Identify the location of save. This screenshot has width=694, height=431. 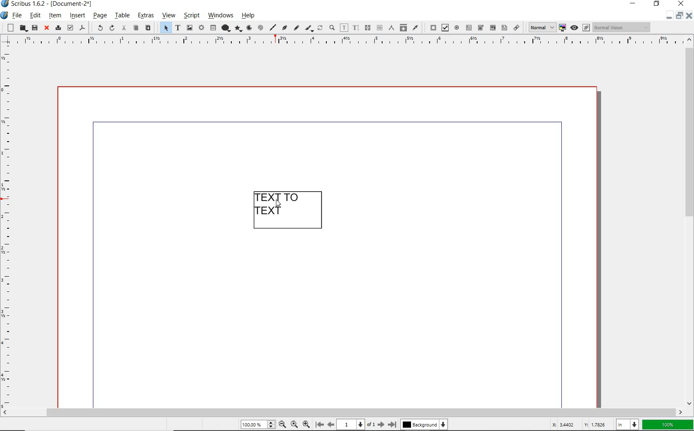
(34, 28).